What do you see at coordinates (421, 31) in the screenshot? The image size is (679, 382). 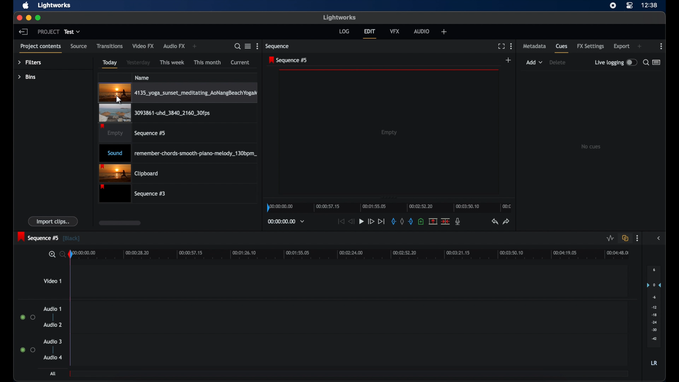 I see `audio` at bounding box center [421, 31].